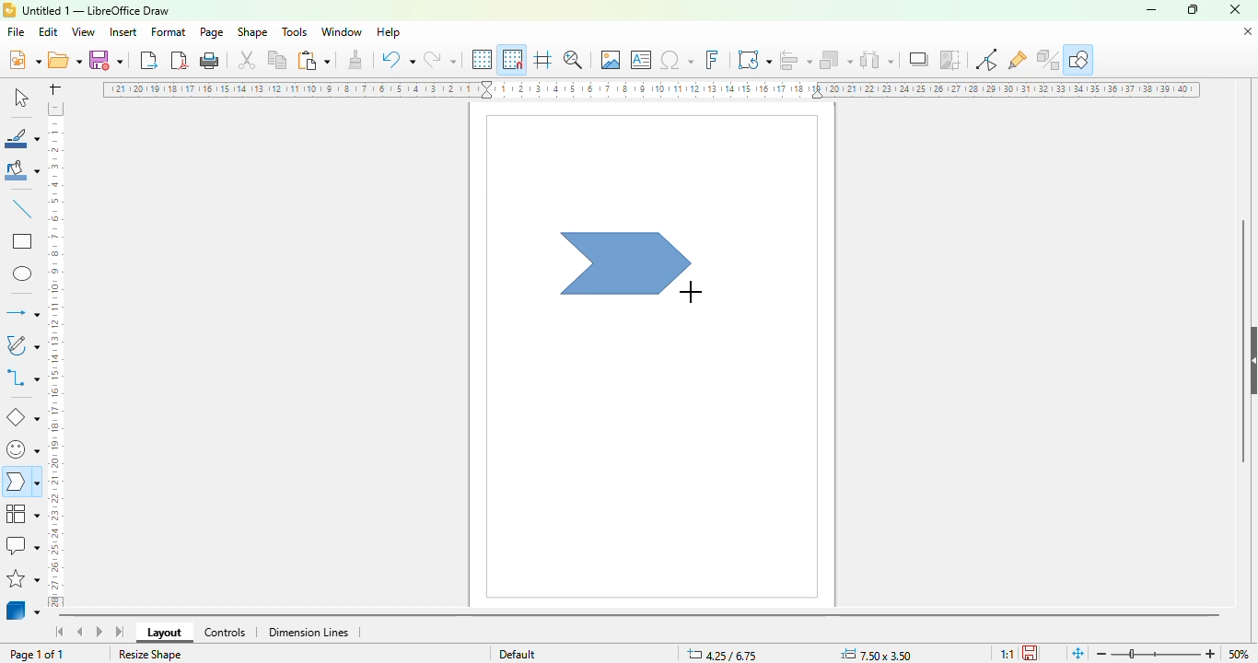  What do you see at coordinates (252, 31) in the screenshot?
I see `shape` at bounding box center [252, 31].